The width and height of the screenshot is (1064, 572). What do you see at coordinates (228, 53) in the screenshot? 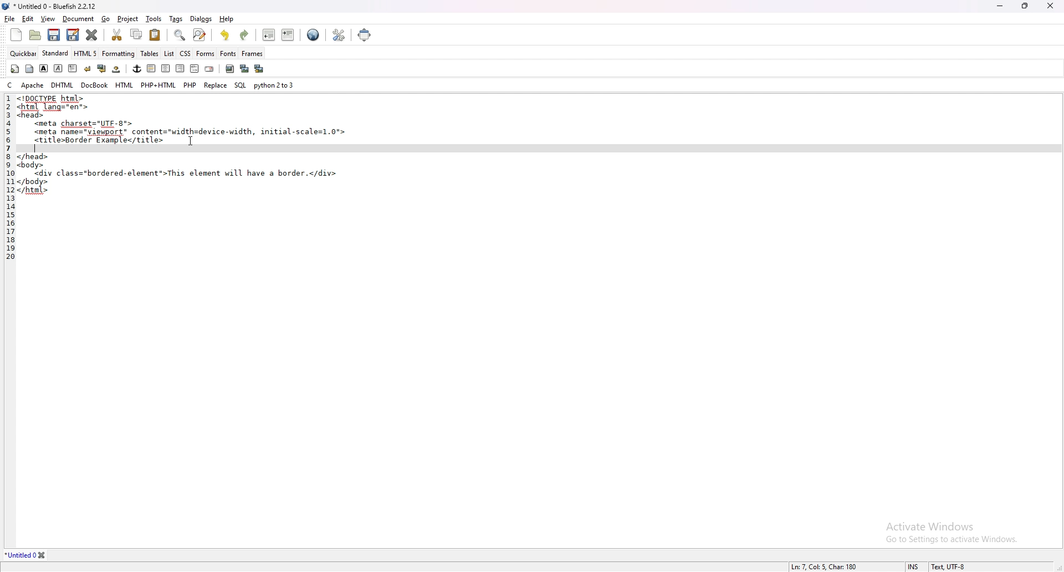
I see `fonts` at bounding box center [228, 53].